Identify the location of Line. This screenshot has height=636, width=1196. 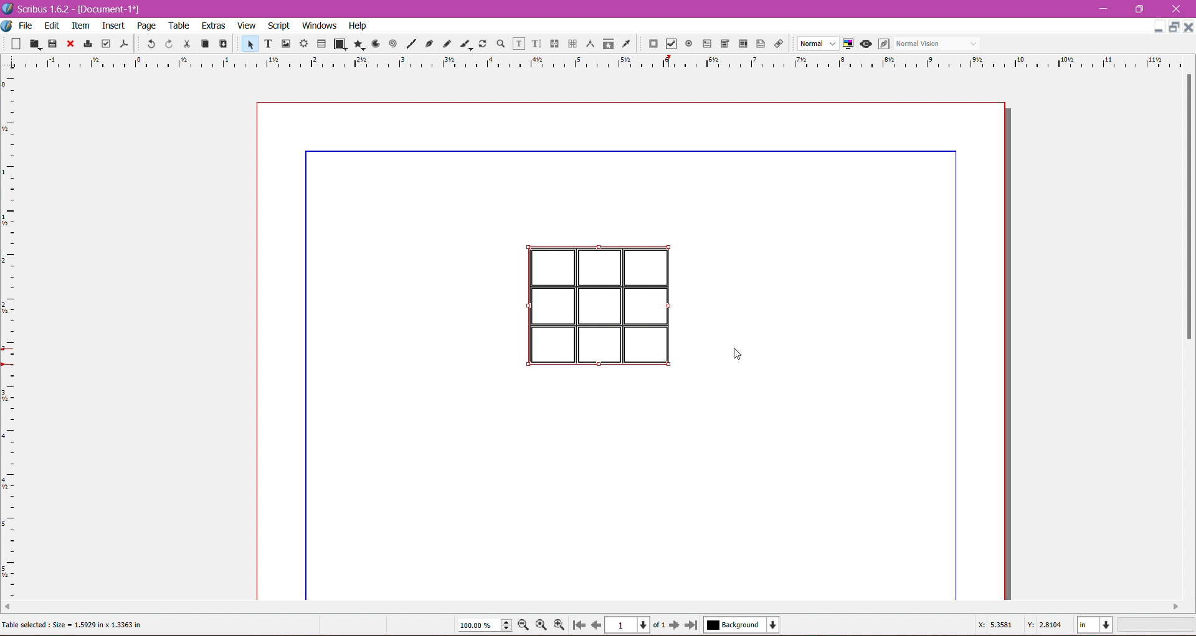
(409, 44).